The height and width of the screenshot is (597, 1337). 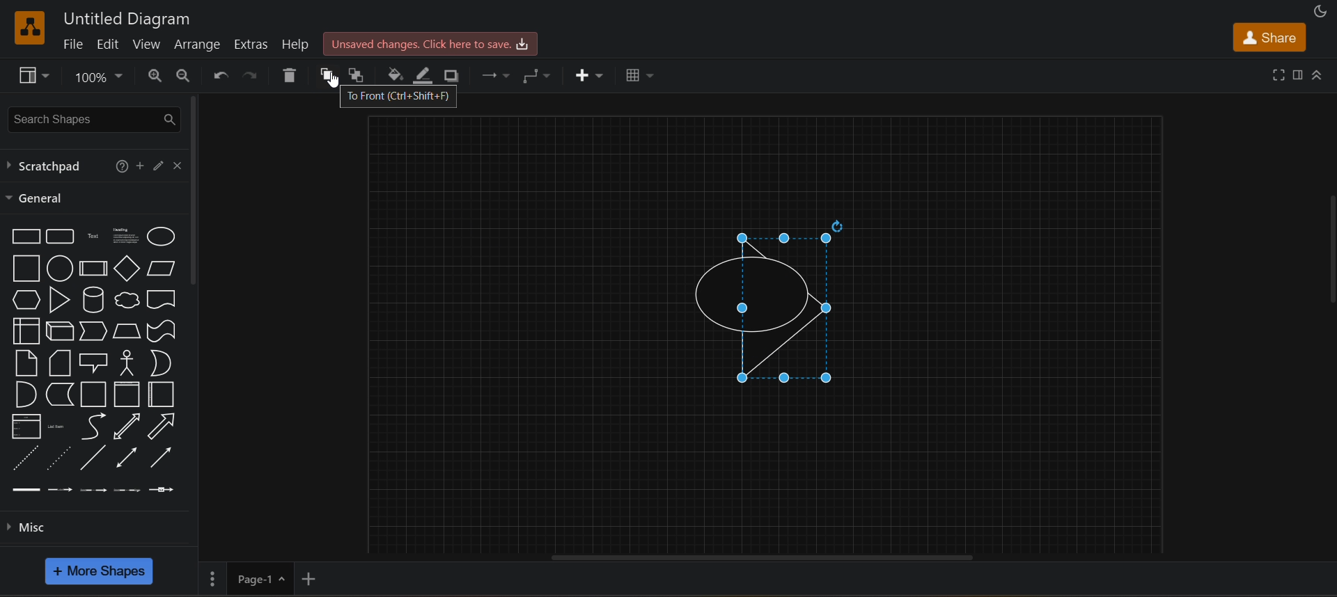 What do you see at coordinates (142, 165) in the screenshot?
I see `add` at bounding box center [142, 165].